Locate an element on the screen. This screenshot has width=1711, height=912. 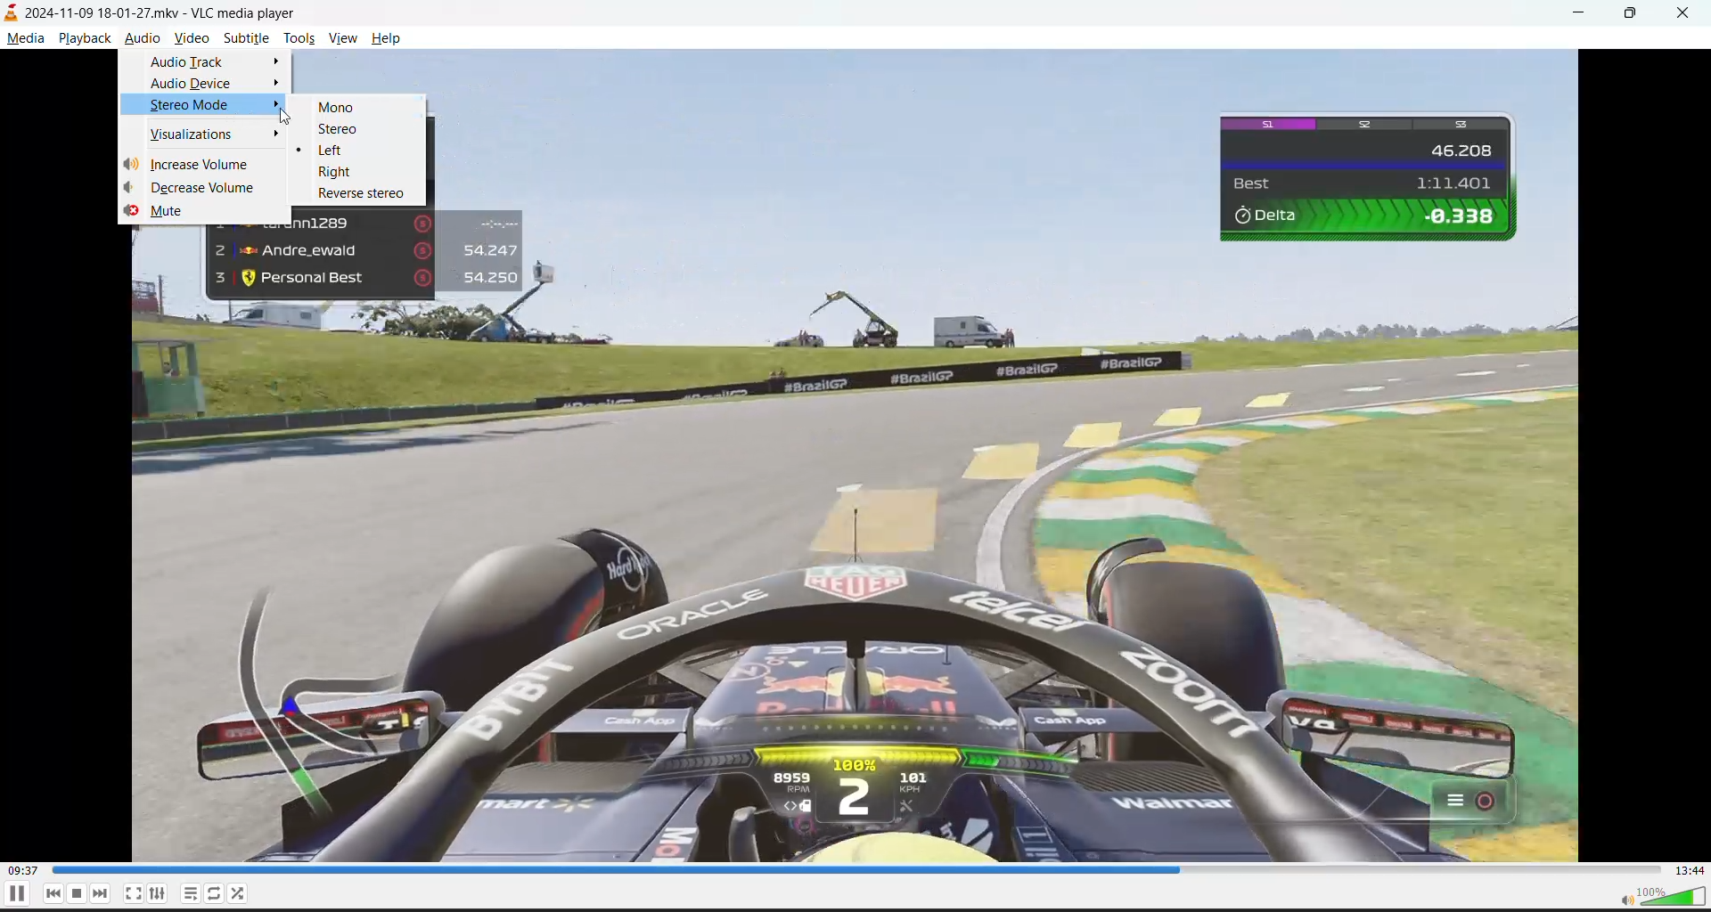
subtitle is located at coordinates (249, 39).